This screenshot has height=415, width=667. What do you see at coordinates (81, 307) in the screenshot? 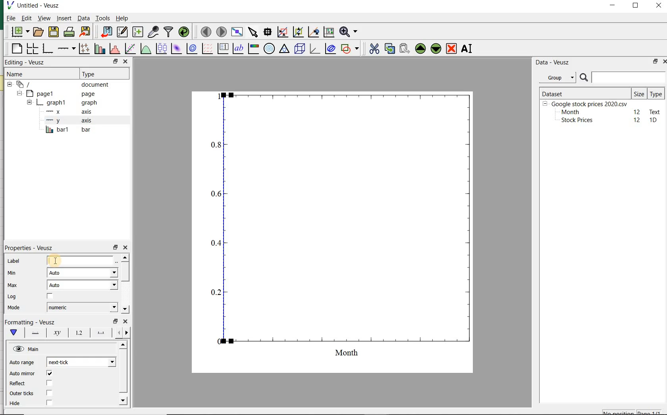
I see `numeric` at bounding box center [81, 307].